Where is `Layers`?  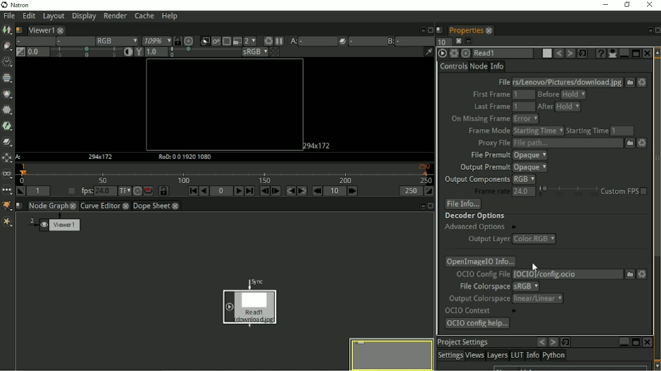
Layers is located at coordinates (498, 354).